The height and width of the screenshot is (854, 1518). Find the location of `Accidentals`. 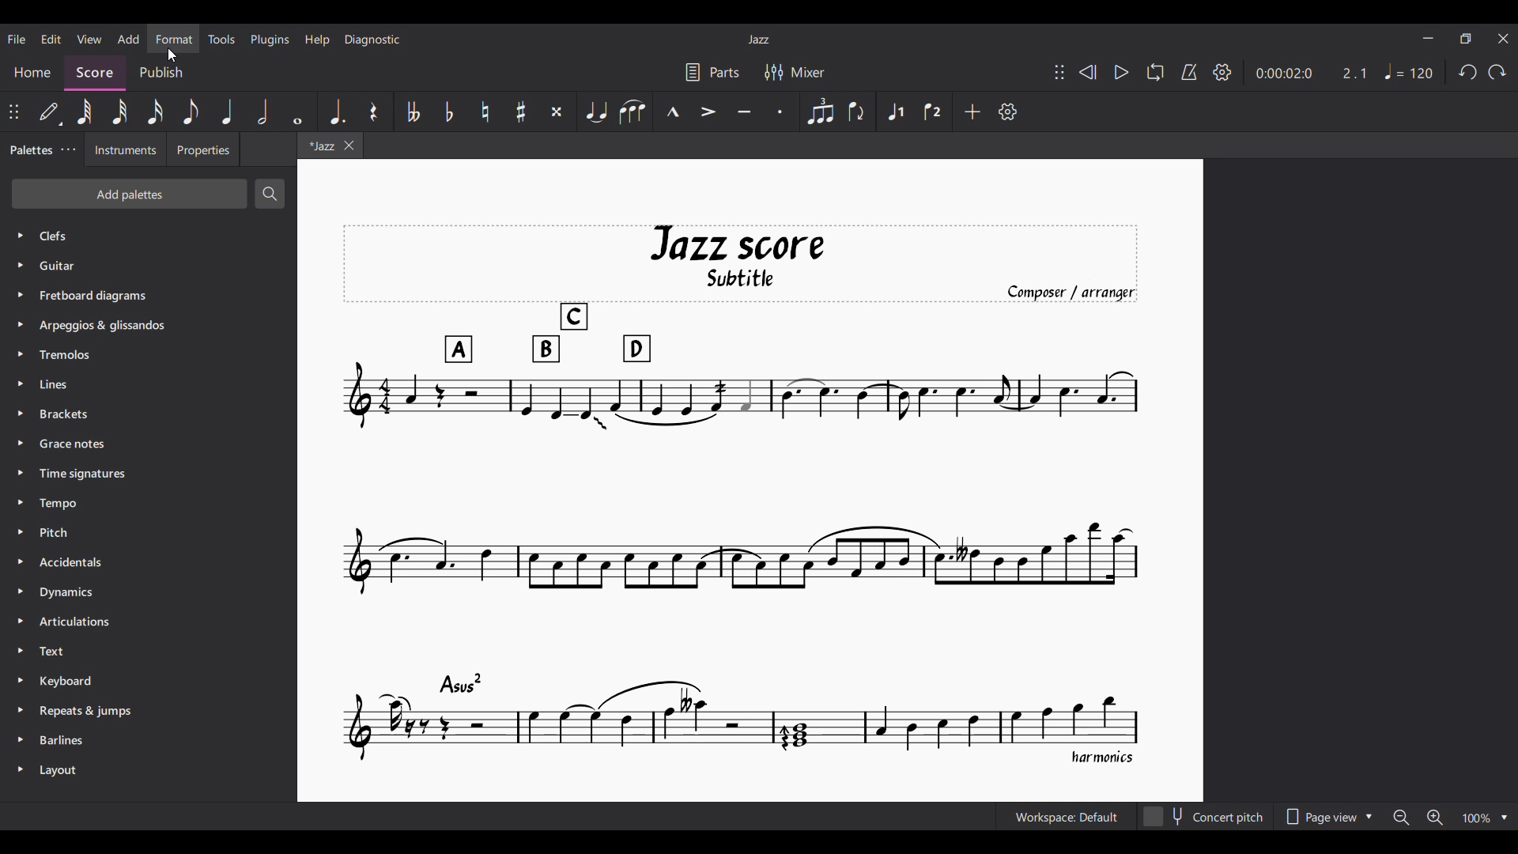

Accidentals is located at coordinates (75, 561).